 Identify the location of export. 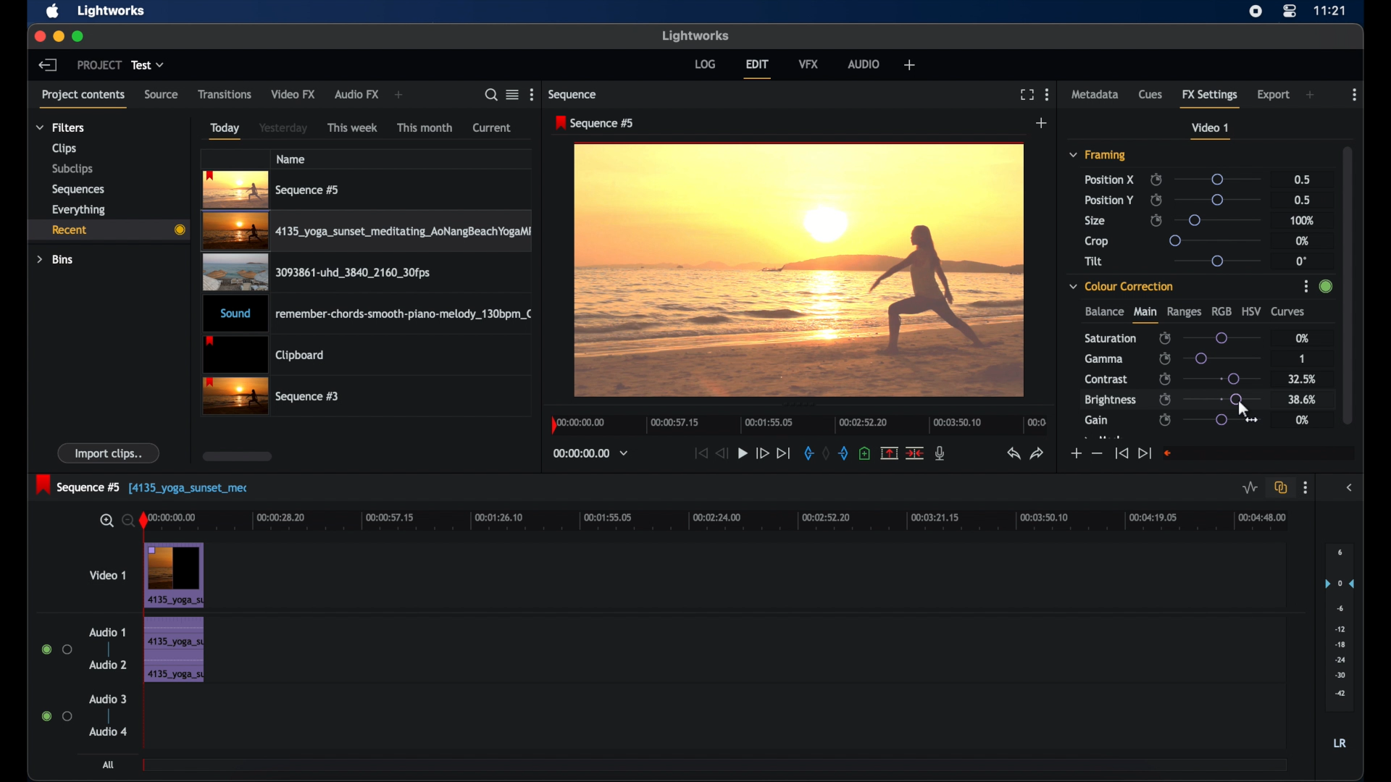
(1274, 95).